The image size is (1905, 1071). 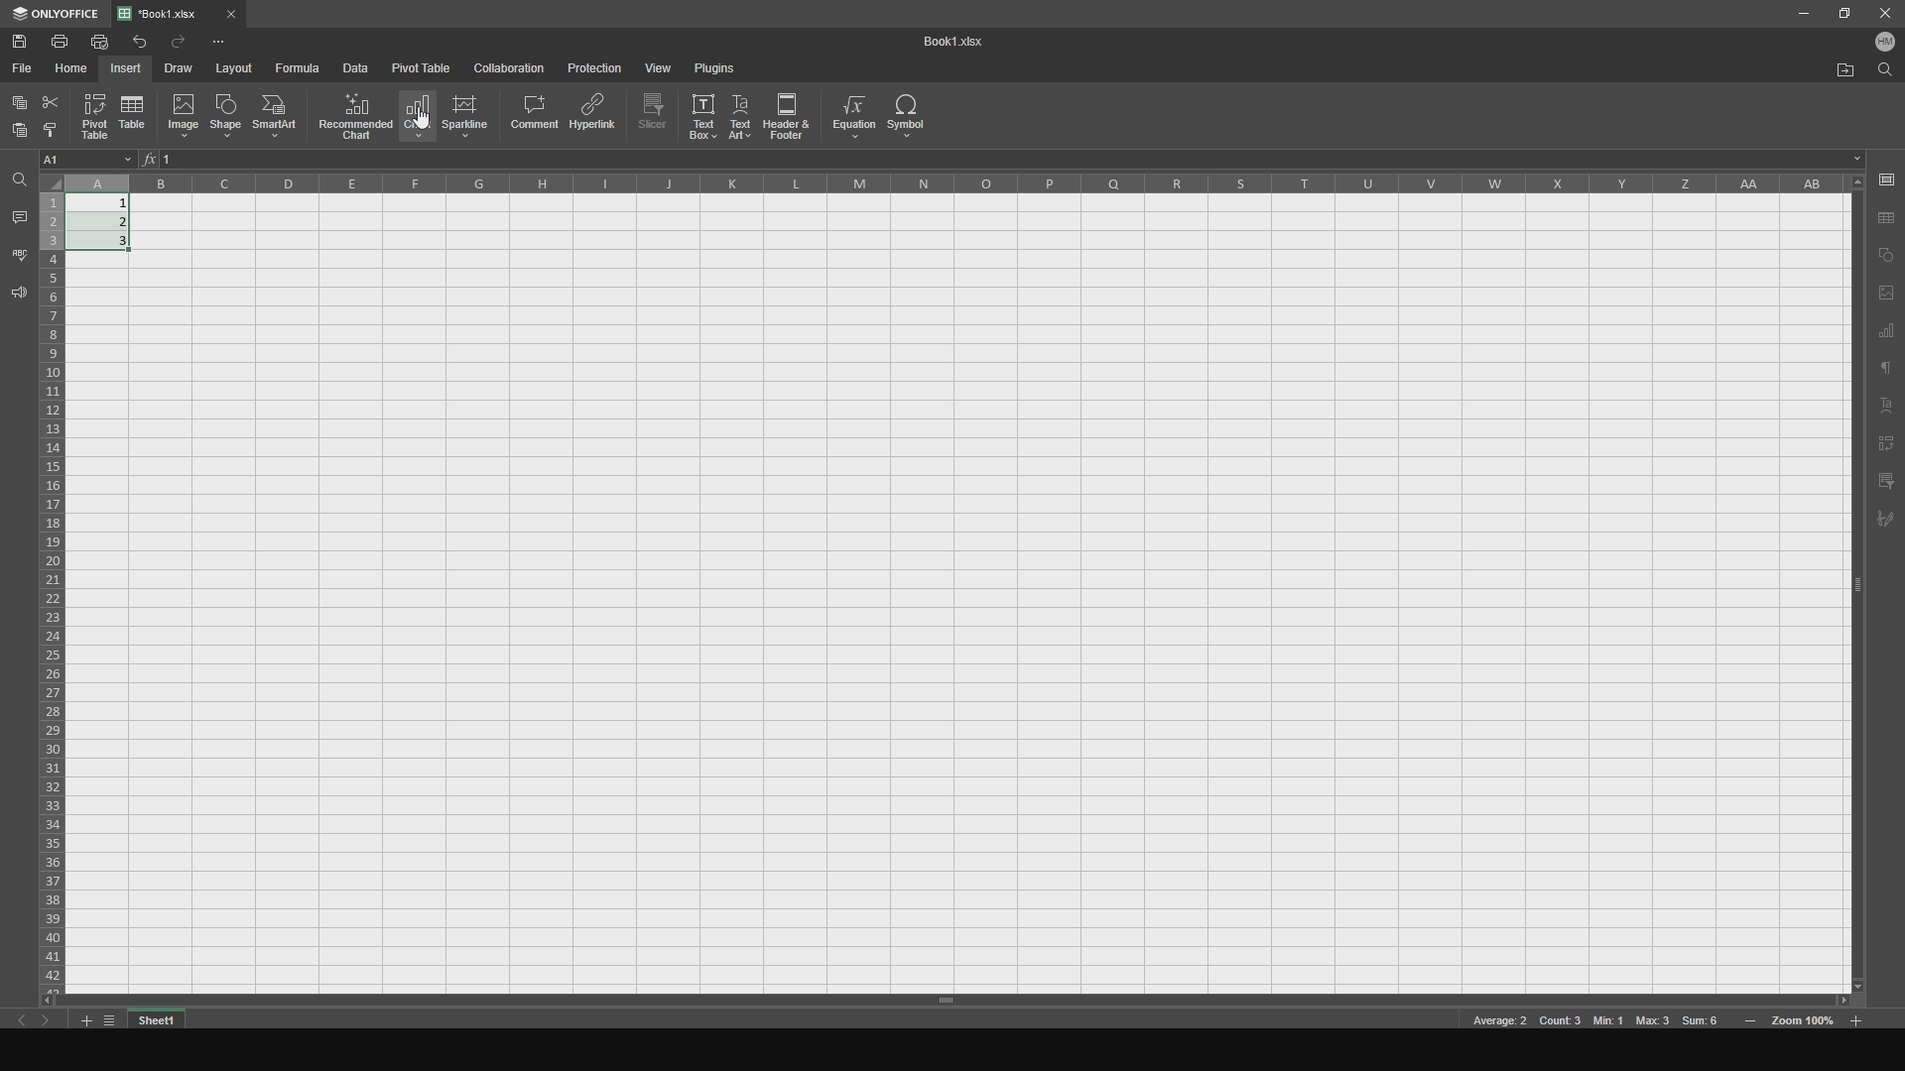 What do you see at coordinates (1882, 15) in the screenshot?
I see `close` at bounding box center [1882, 15].